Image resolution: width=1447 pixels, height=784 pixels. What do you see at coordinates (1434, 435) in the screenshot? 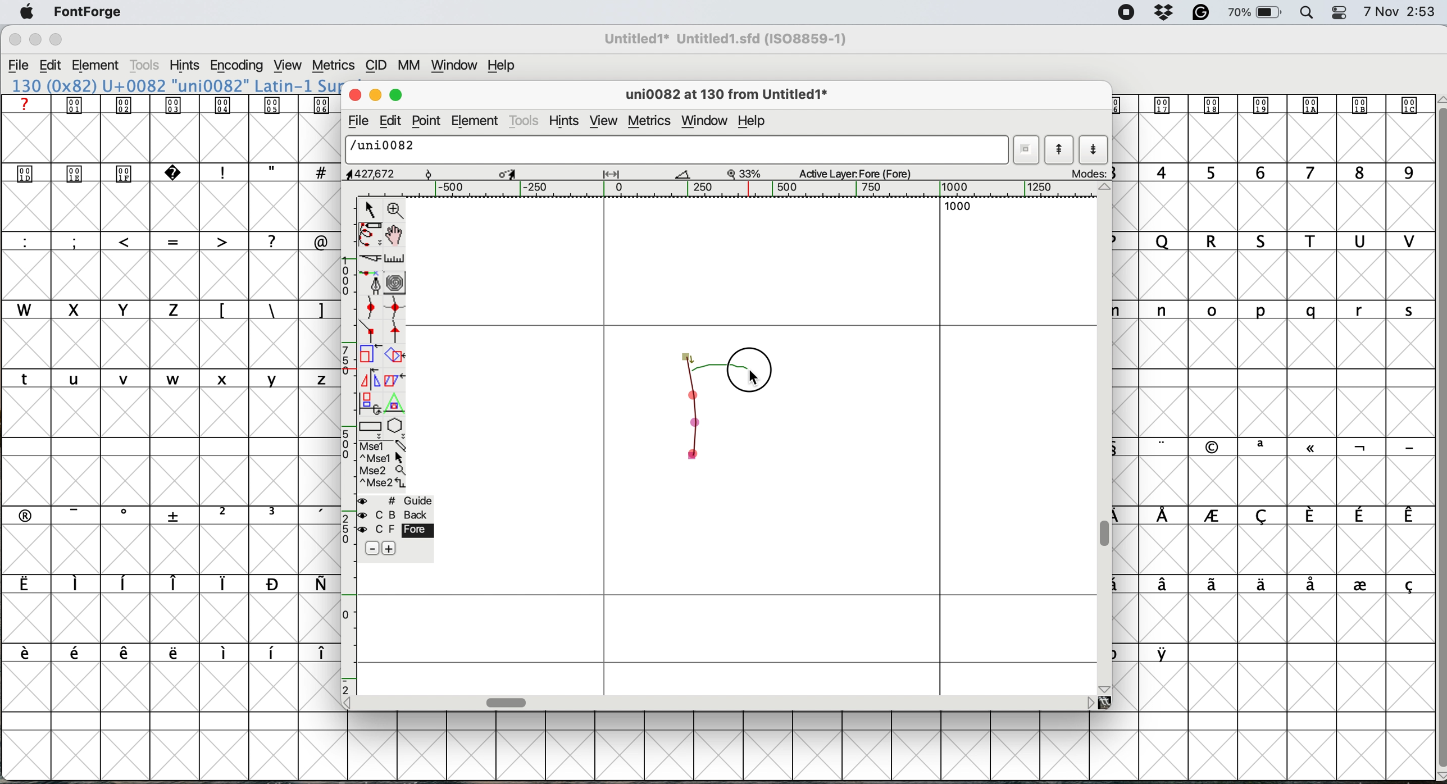
I see `vertical scroll bar` at bounding box center [1434, 435].